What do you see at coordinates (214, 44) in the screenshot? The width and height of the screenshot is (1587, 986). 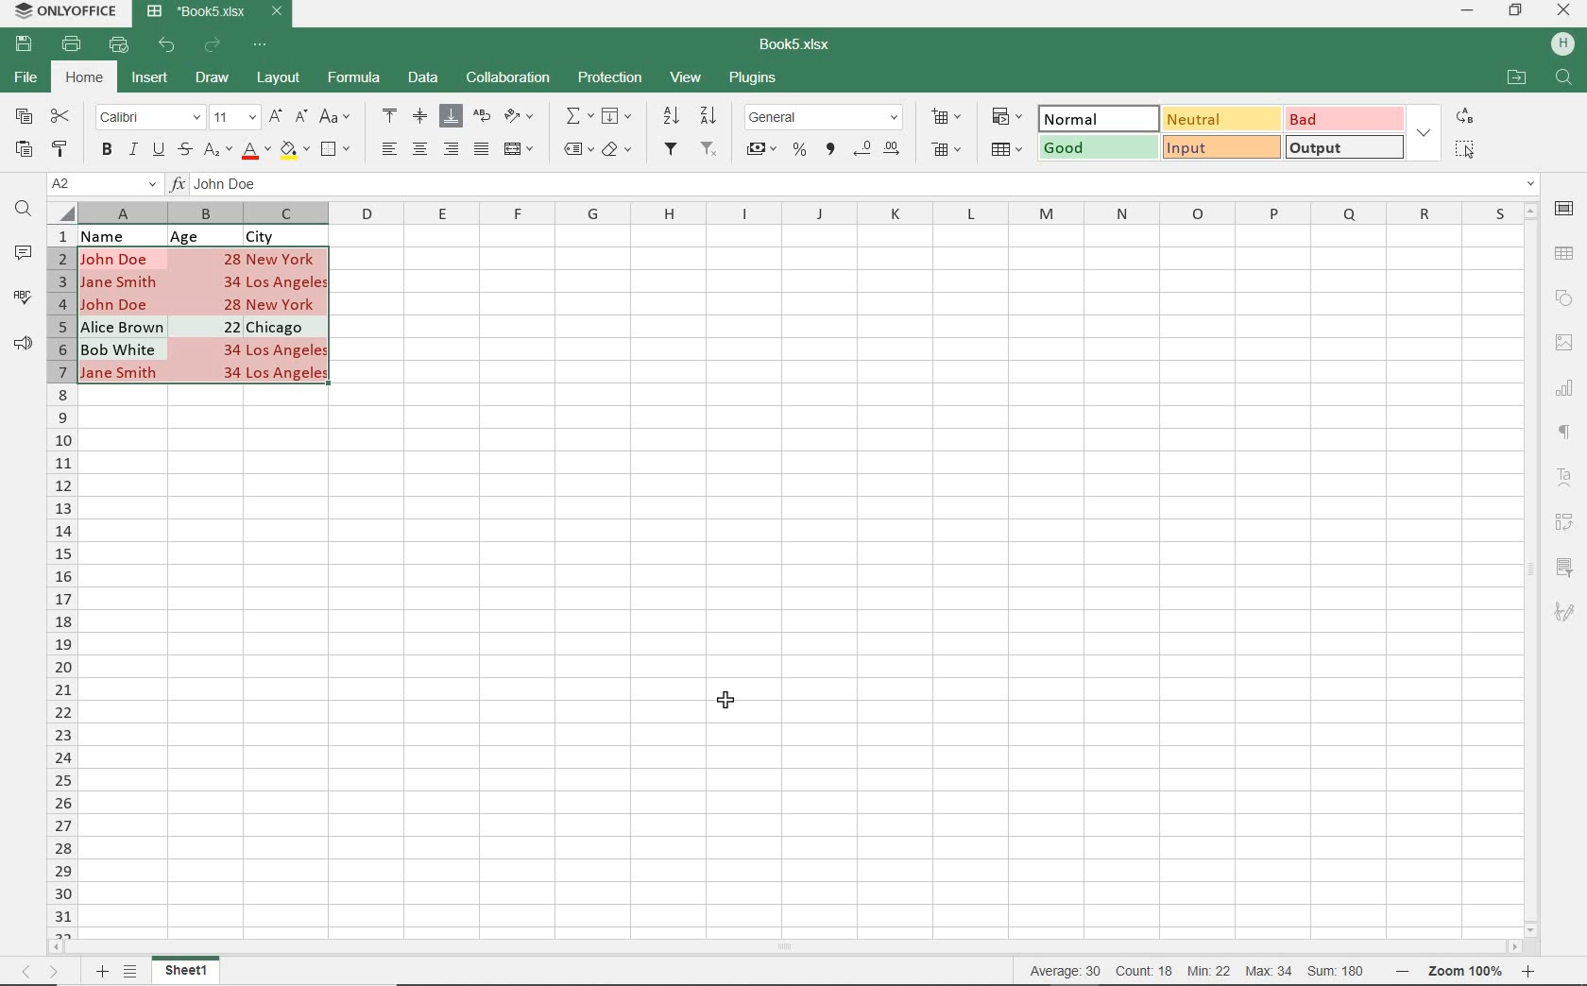 I see `REDO` at bounding box center [214, 44].